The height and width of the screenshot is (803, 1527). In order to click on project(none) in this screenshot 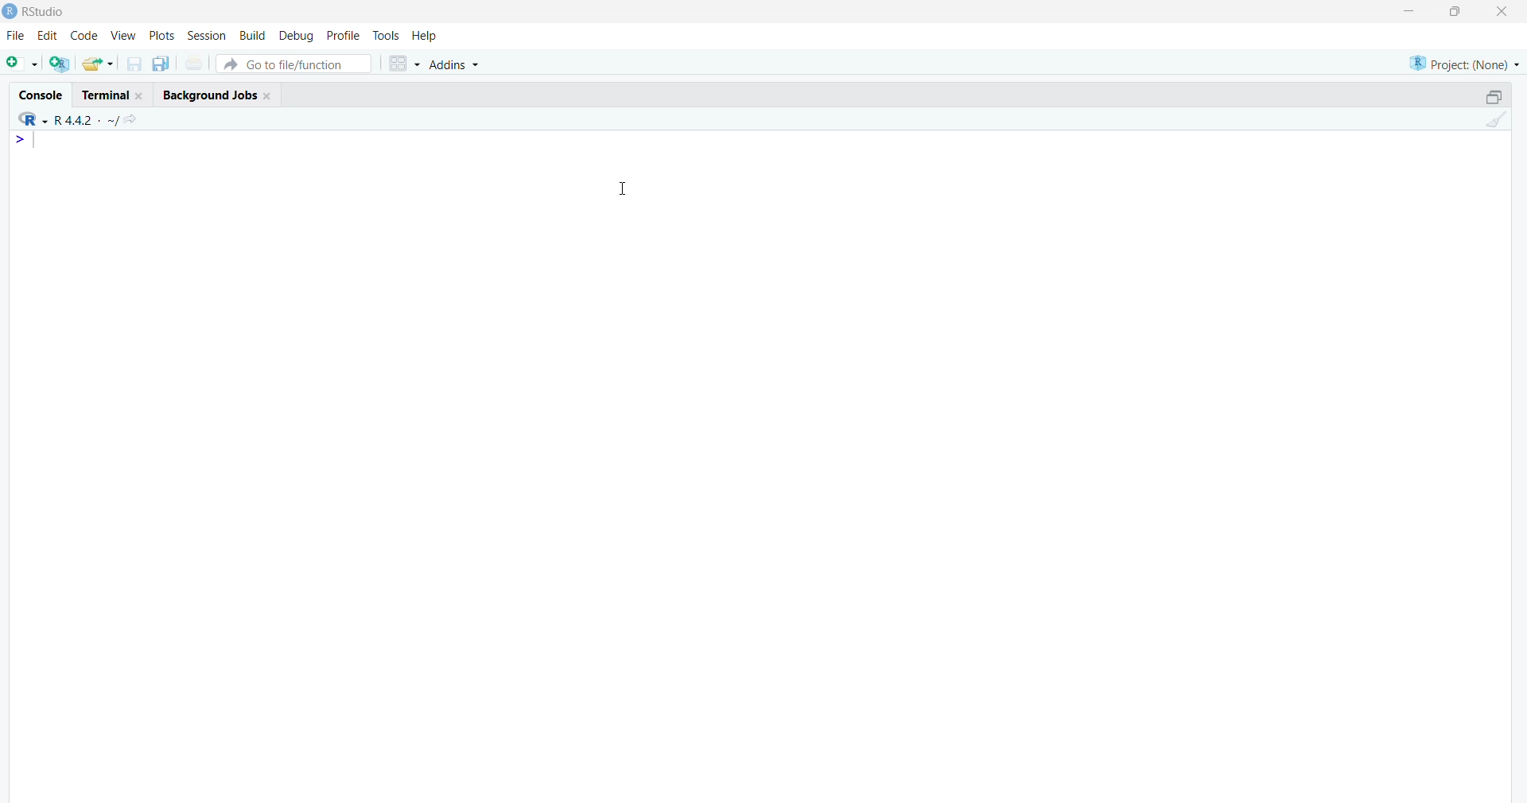, I will do `click(1462, 62)`.